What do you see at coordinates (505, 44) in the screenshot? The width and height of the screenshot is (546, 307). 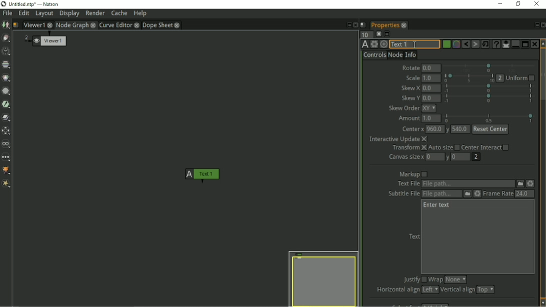 I see `Show/hide all parameters` at bounding box center [505, 44].